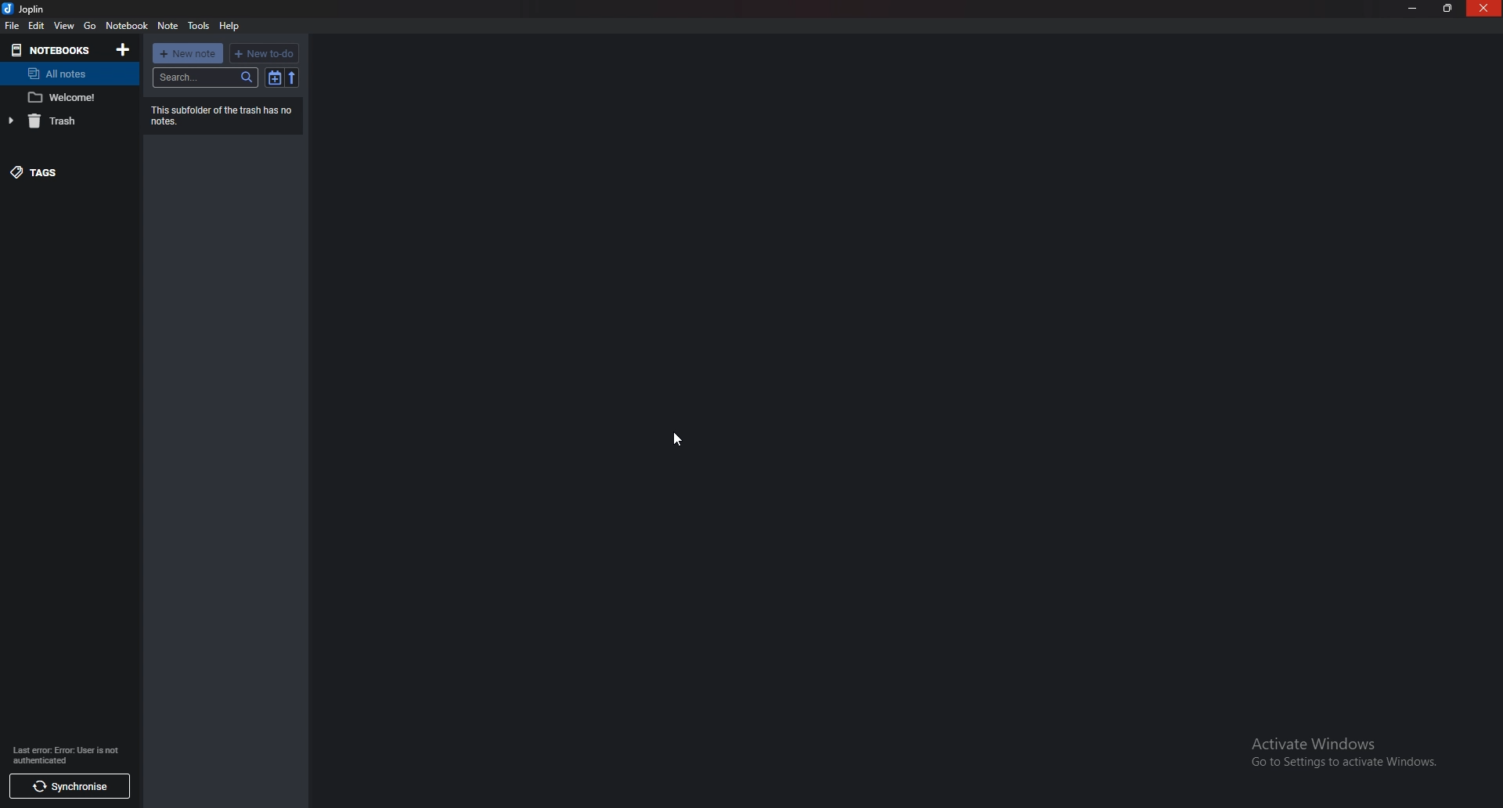  I want to click on help, so click(229, 26).